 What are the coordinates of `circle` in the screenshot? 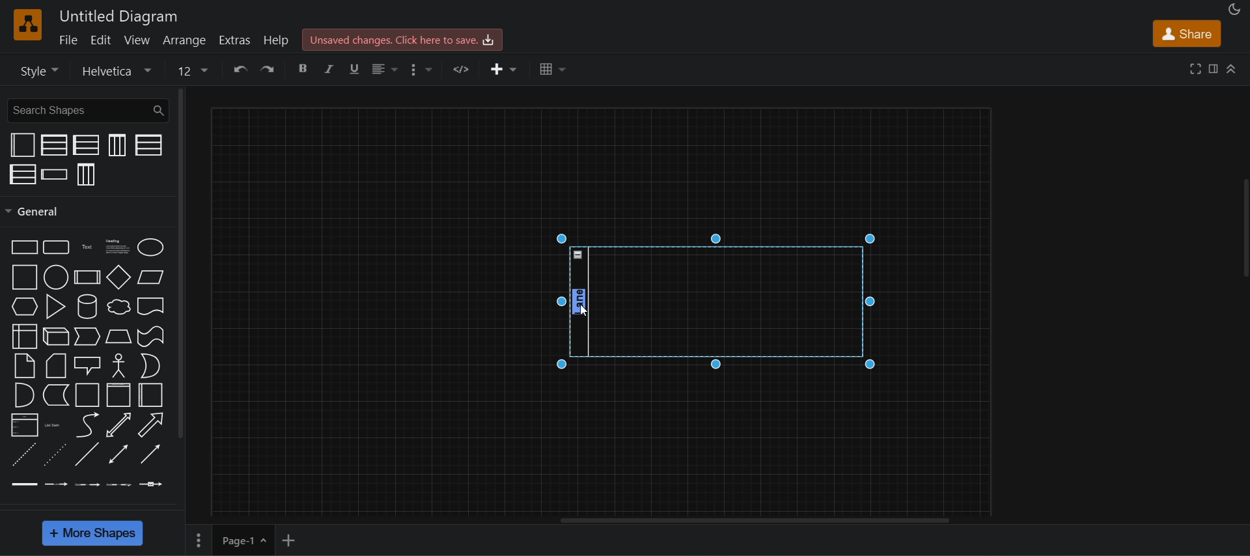 It's located at (56, 277).